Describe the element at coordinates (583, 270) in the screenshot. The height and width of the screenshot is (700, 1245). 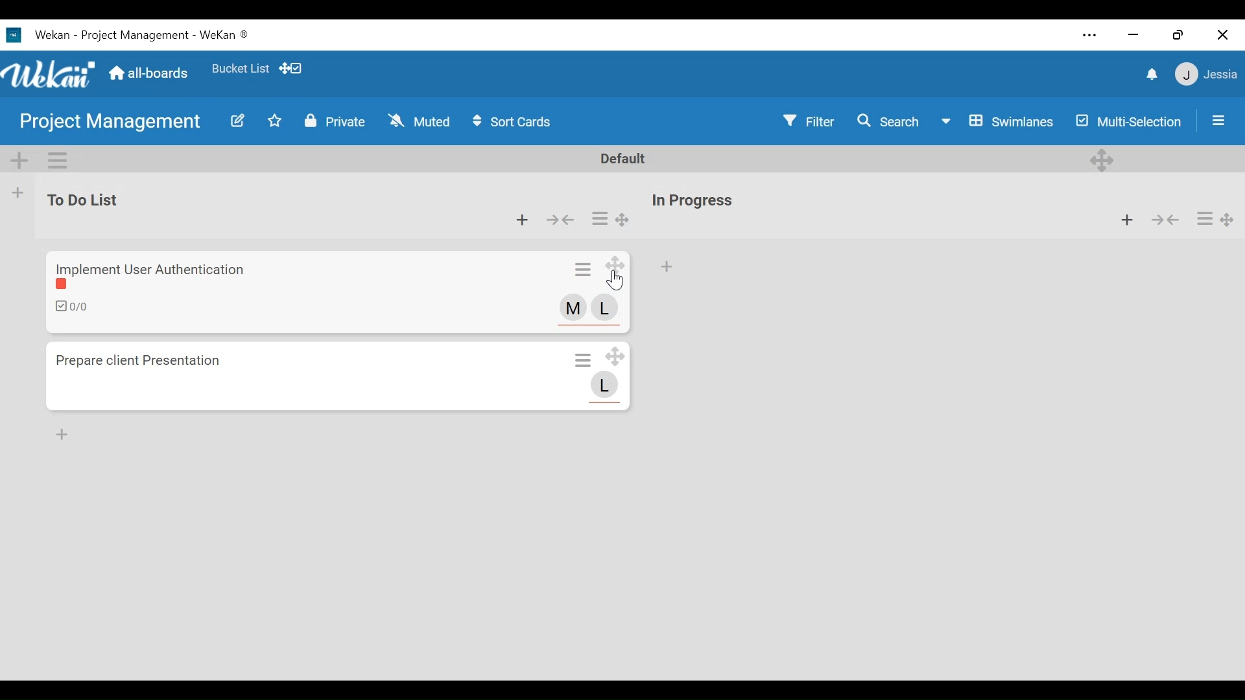
I see `Card actions` at that location.